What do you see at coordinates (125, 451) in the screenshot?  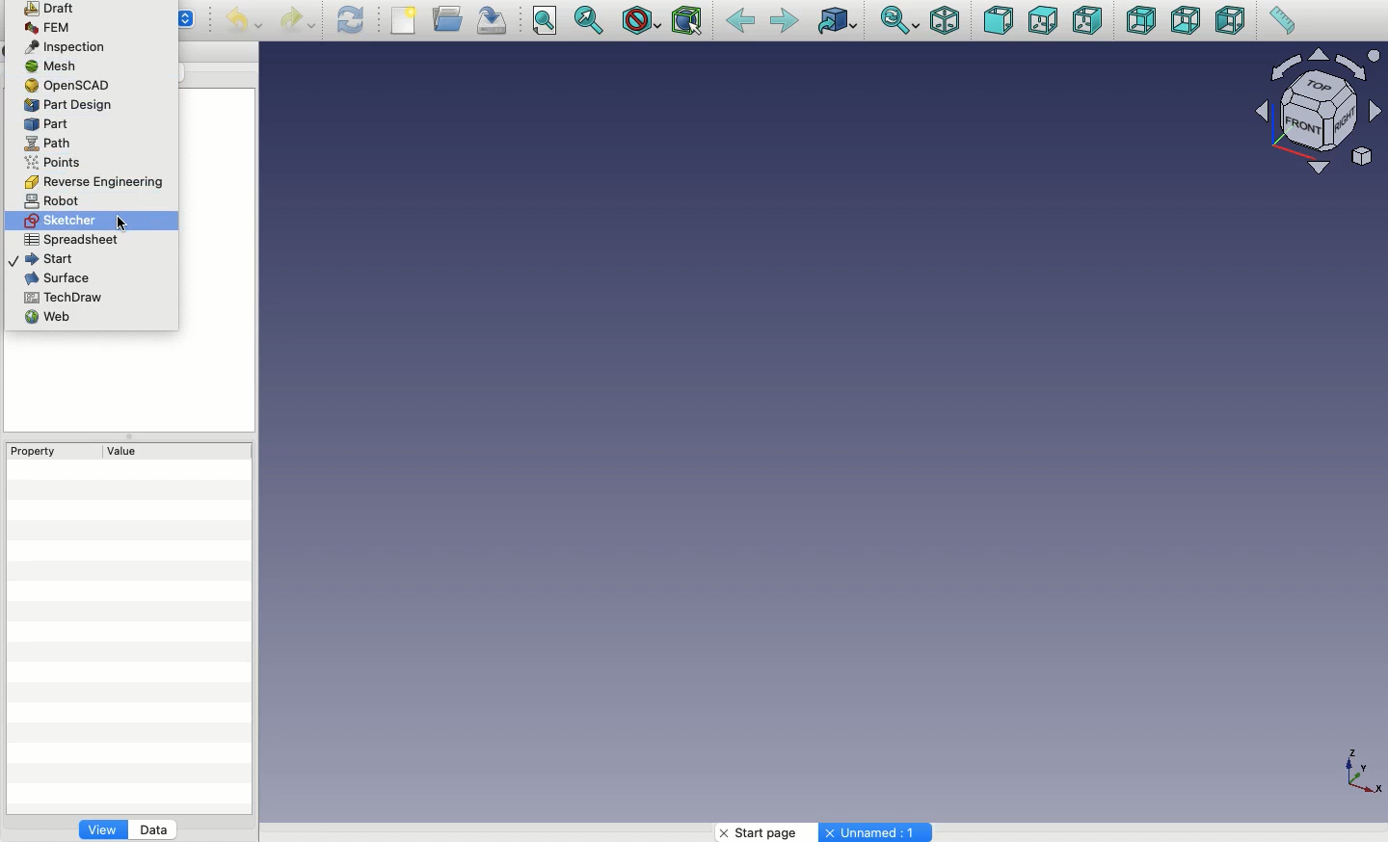 I see `Value` at bounding box center [125, 451].